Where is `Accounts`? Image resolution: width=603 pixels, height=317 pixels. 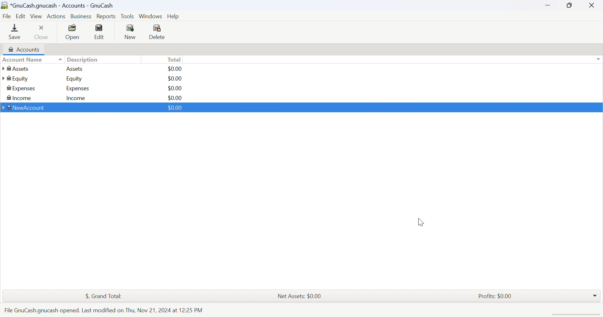
Accounts is located at coordinates (23, 49).